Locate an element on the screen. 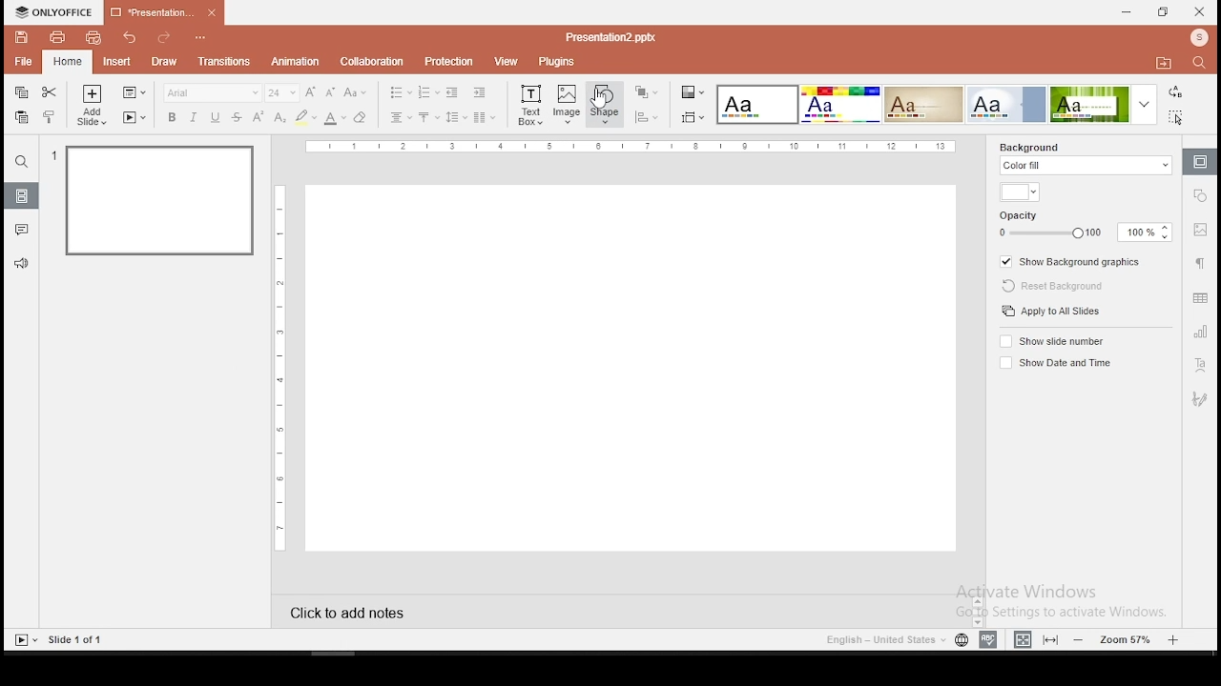 The width and height of the screenshot is (1221, 686). file is located at coordinates (25, 61).